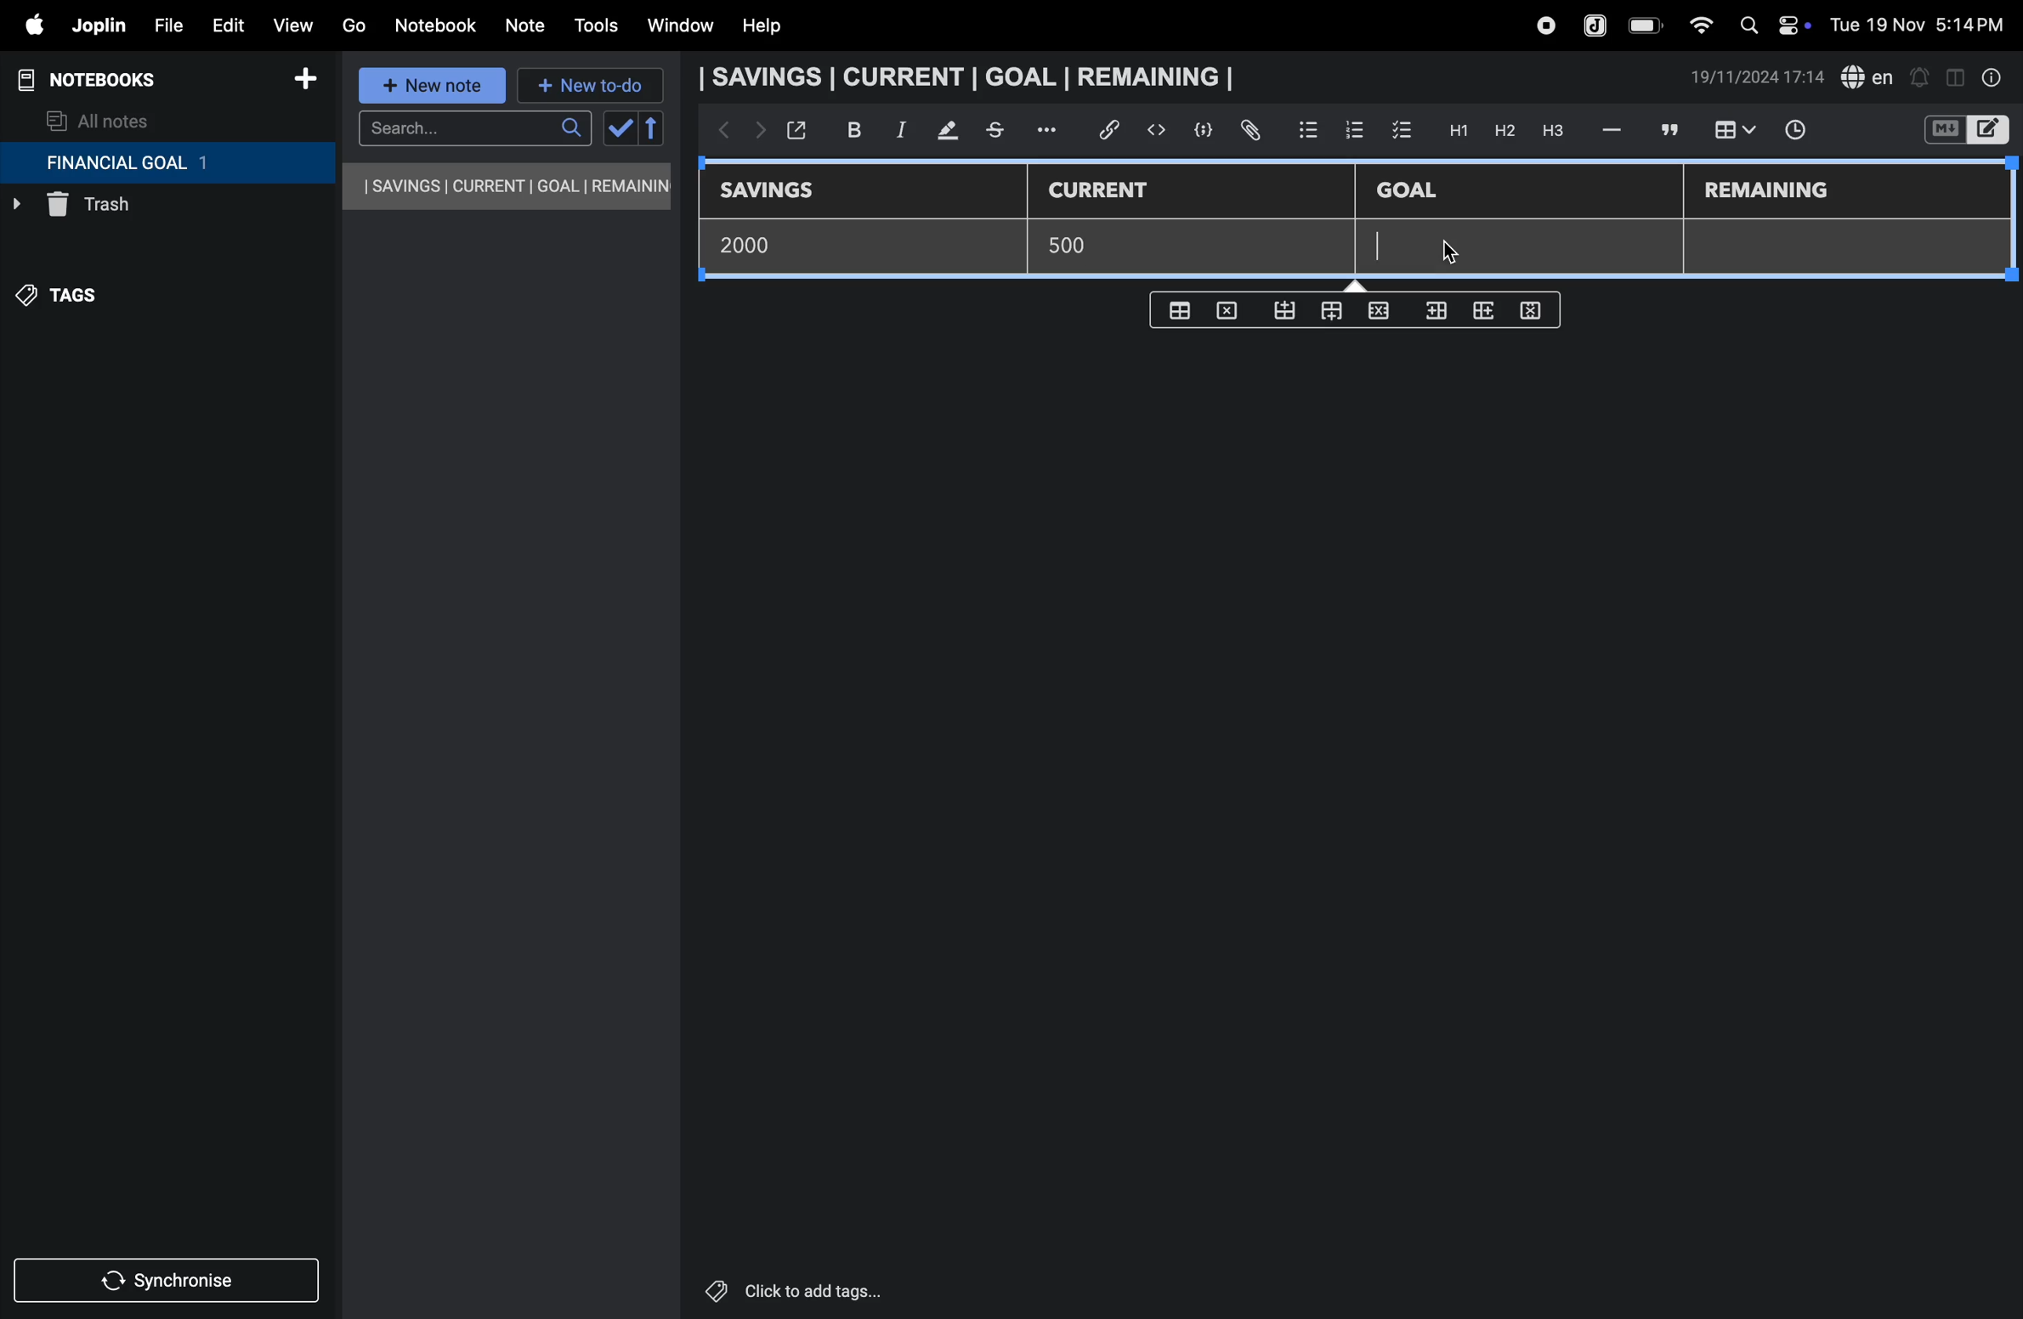  What do you see at coordinates (836, 1289) in the screenshot?
I see `click to add tags` at bounding box center [836, 1289].